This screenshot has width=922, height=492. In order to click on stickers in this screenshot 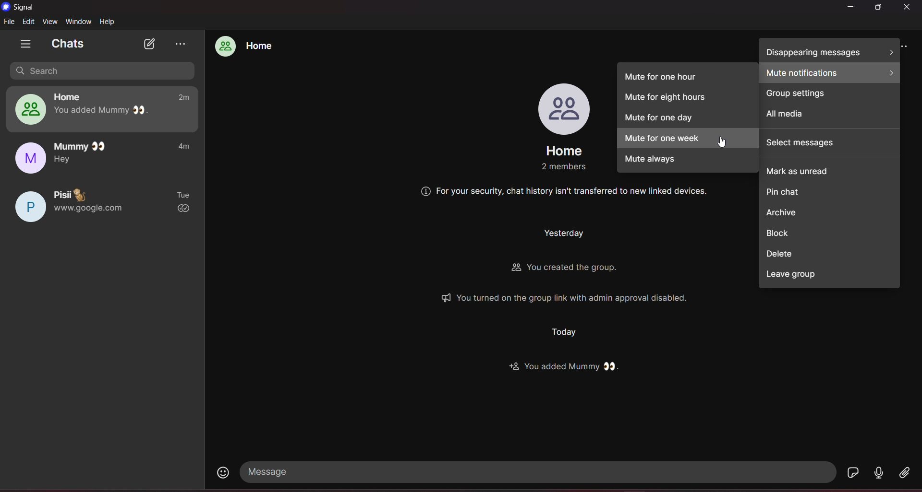, I will do `click(853, 472)`.